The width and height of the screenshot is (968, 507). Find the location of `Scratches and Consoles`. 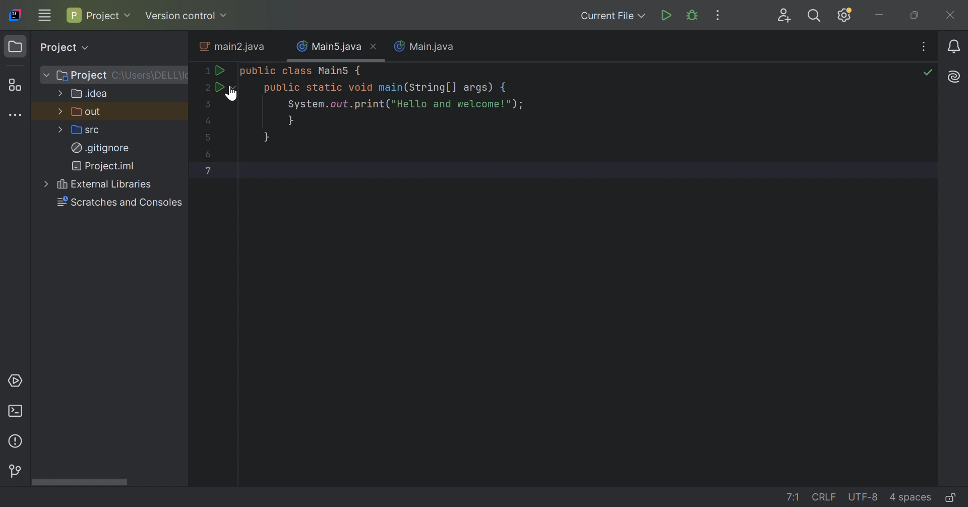

Scratches and Consoles is located at coordinates (121, 203).